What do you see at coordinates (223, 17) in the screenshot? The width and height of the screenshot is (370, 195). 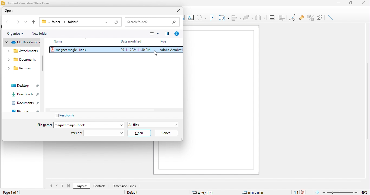 I see `transformation` at bounding box center [223, 17].